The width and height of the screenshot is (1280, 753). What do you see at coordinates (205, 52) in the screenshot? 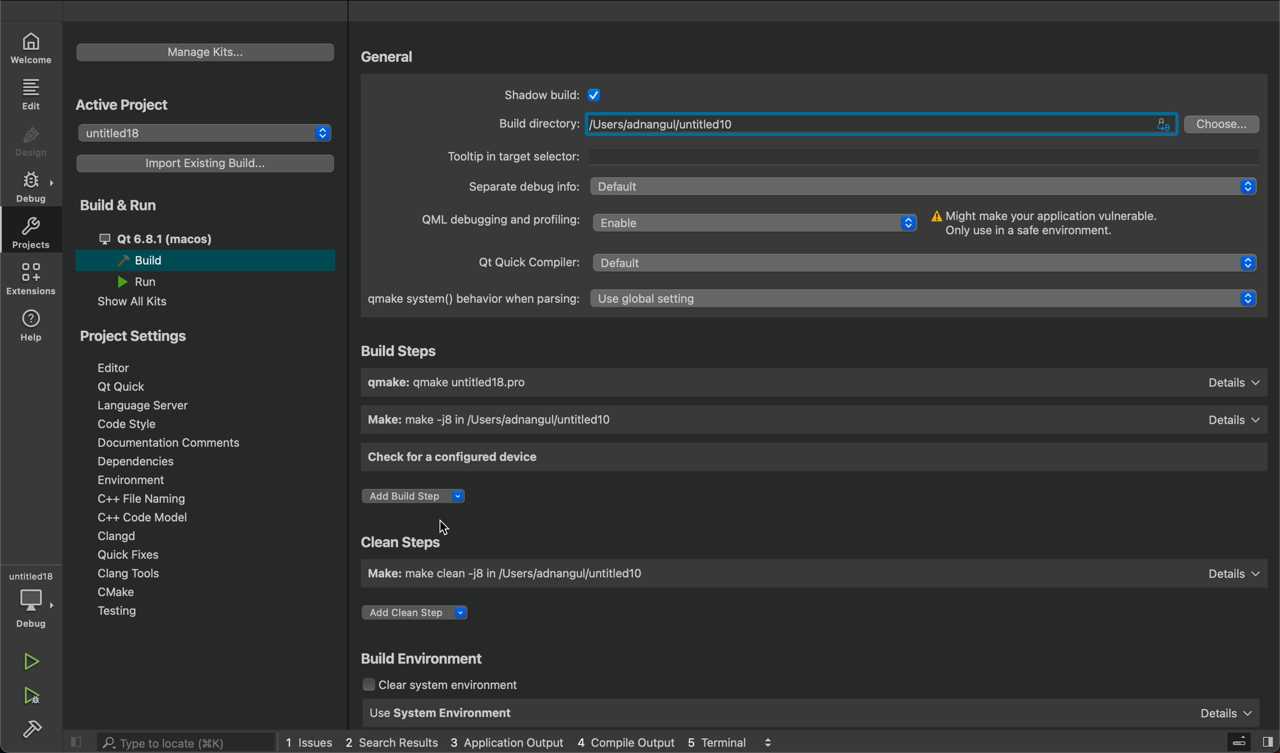
I see `Manage Kits...` at bounding box center [205, 52].